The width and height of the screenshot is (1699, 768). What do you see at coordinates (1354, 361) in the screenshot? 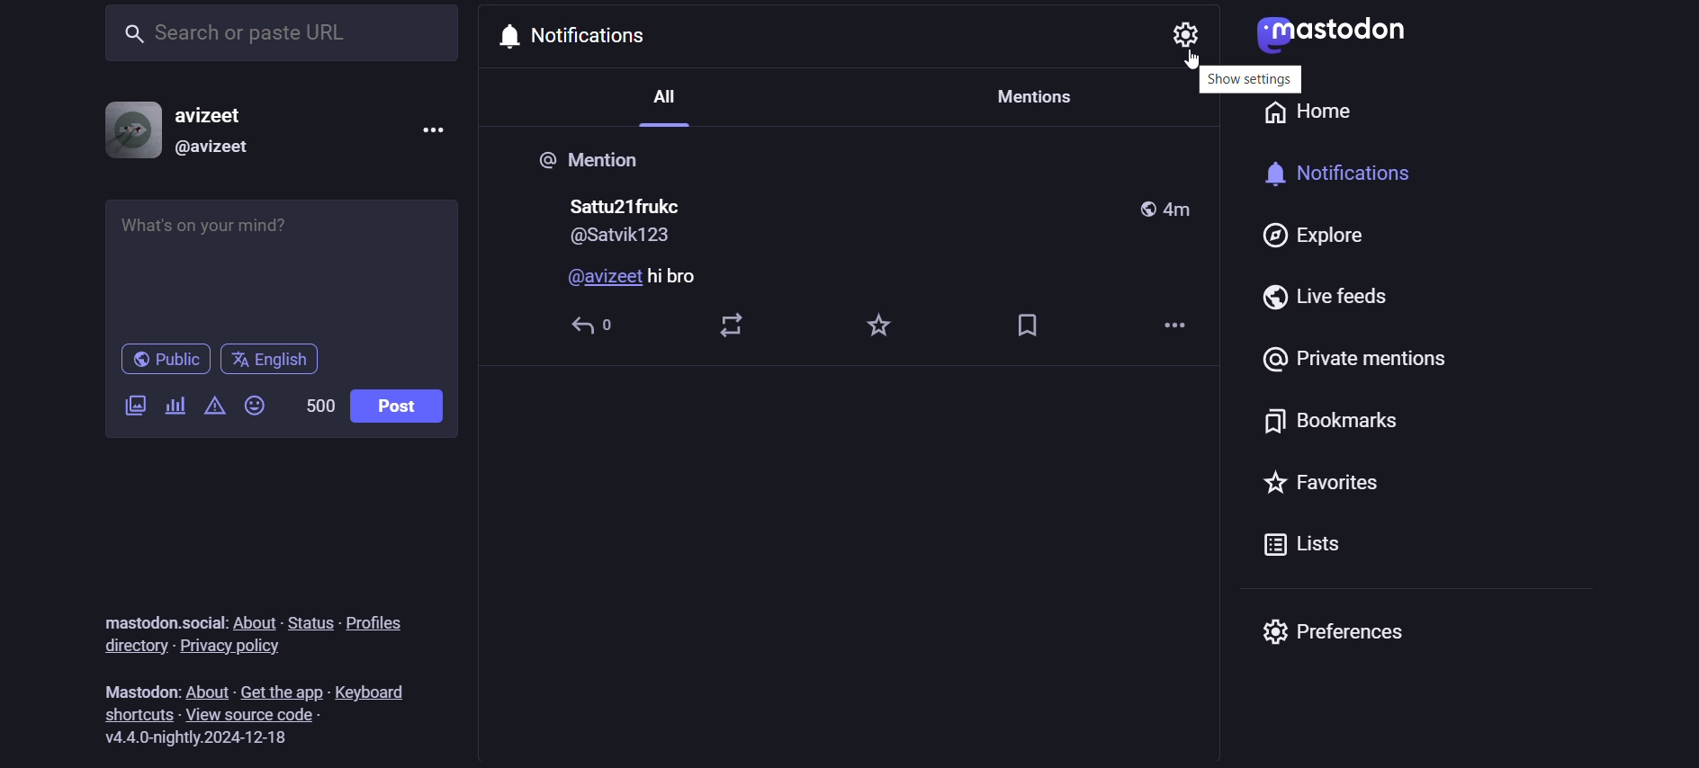
I see `private mentions` at bounding box center [1354, 361].